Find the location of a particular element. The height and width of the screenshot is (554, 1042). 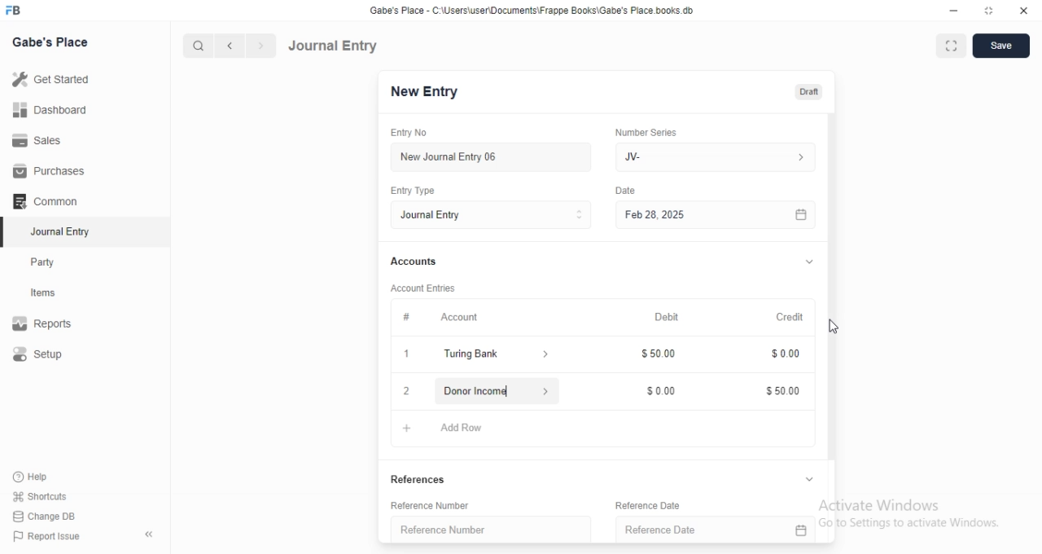

previous is located at coordinates (227, 46).